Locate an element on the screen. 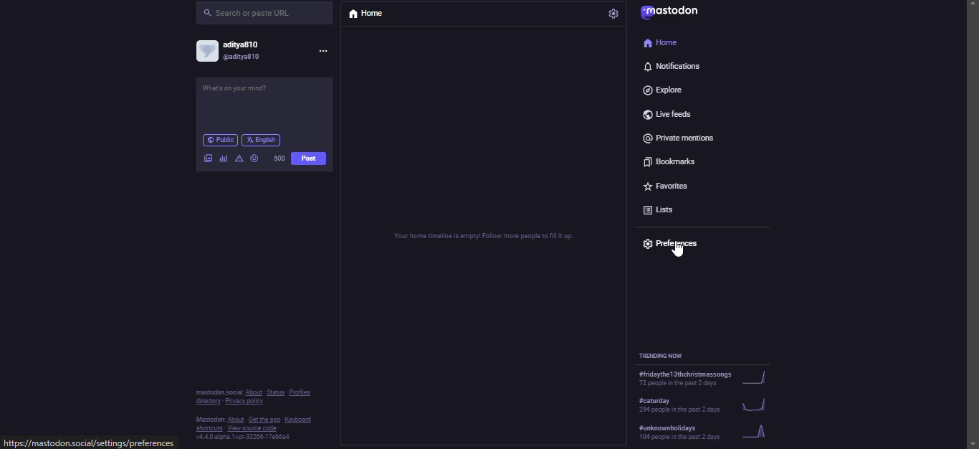 This screenshot has height=449, width=979. post is located at coordinates (237, 90).